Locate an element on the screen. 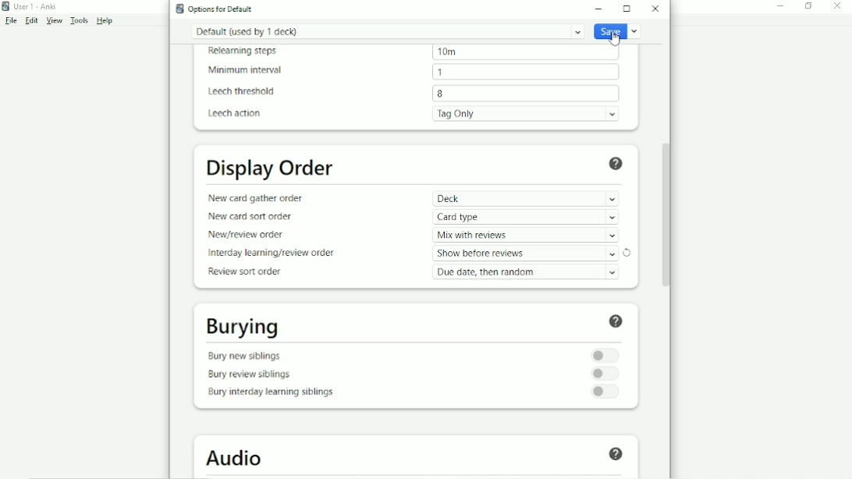  New card gather order is located at coordinates (254, 198).